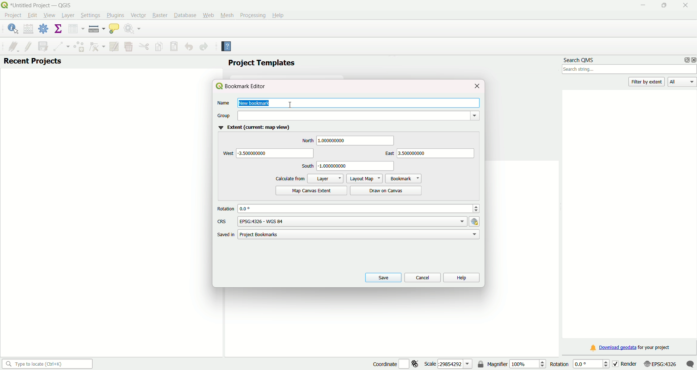 Image resolution: width=697 pixels, height=370 pixels. What do you see at coordinates (29, 29) in the screenshot?
I see `open field calculator` at bounding box center [29, 29].